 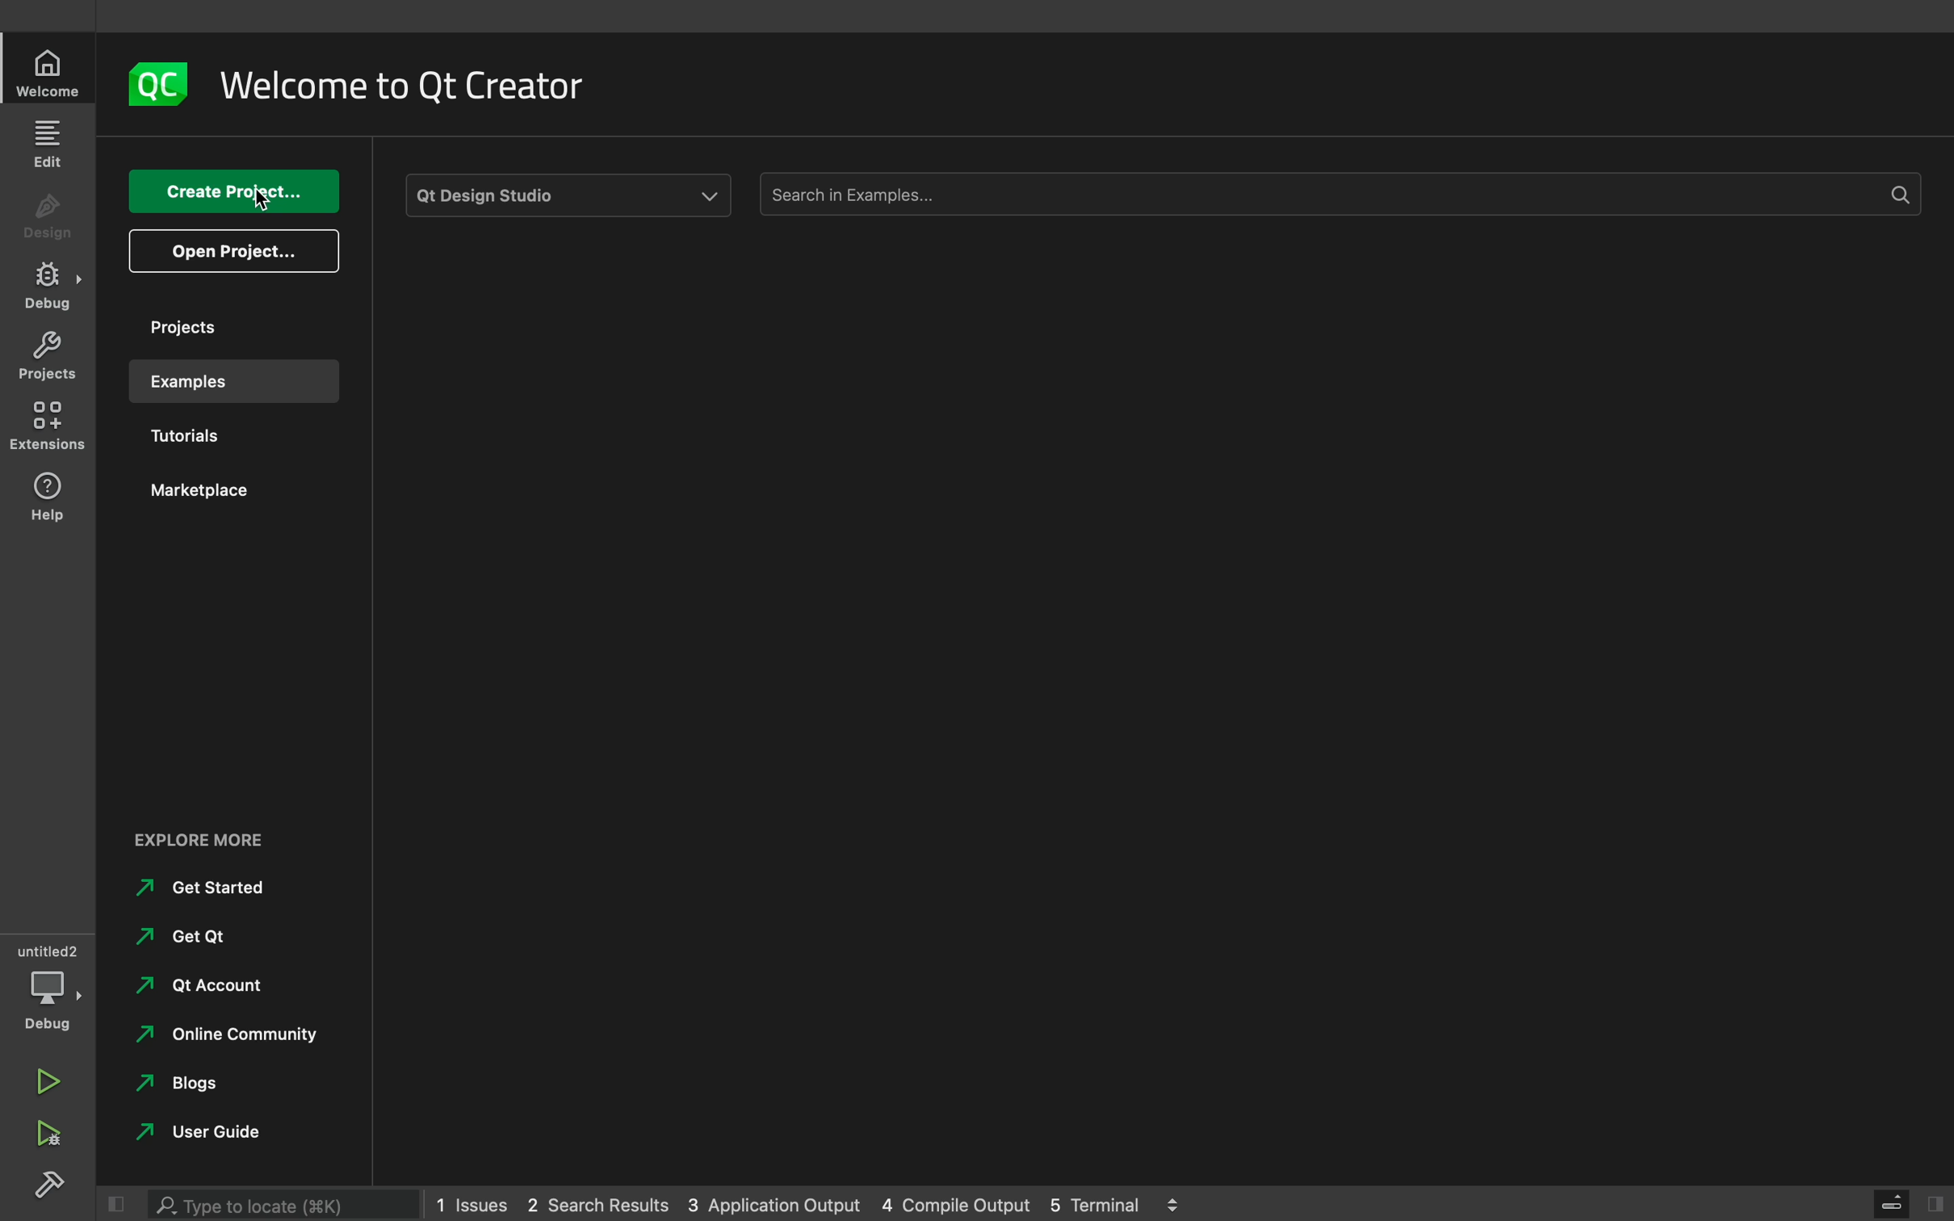 What do you see at coordinates (194, 1136) in the screenshot?
I see `user guide` at bounding box center [194, 1136].